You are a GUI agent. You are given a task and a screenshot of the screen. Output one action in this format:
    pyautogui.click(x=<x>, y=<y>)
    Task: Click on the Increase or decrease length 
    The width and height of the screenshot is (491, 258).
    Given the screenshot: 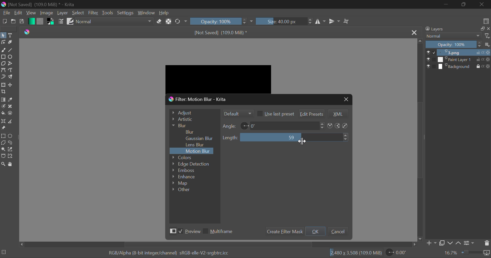 What is the action you would take?
    pyautogui.click(x=346, y=137)
    